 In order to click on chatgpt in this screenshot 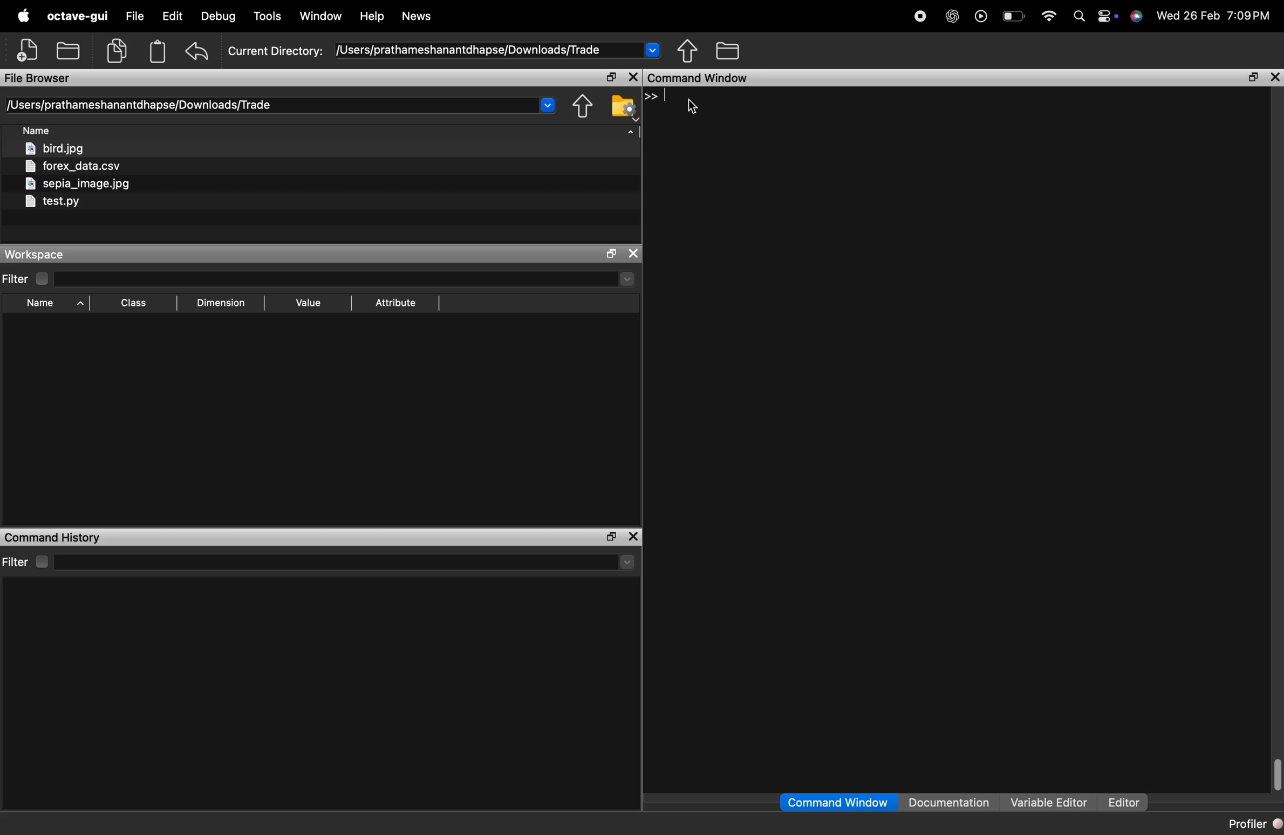, I will do `click(952, 17)`.